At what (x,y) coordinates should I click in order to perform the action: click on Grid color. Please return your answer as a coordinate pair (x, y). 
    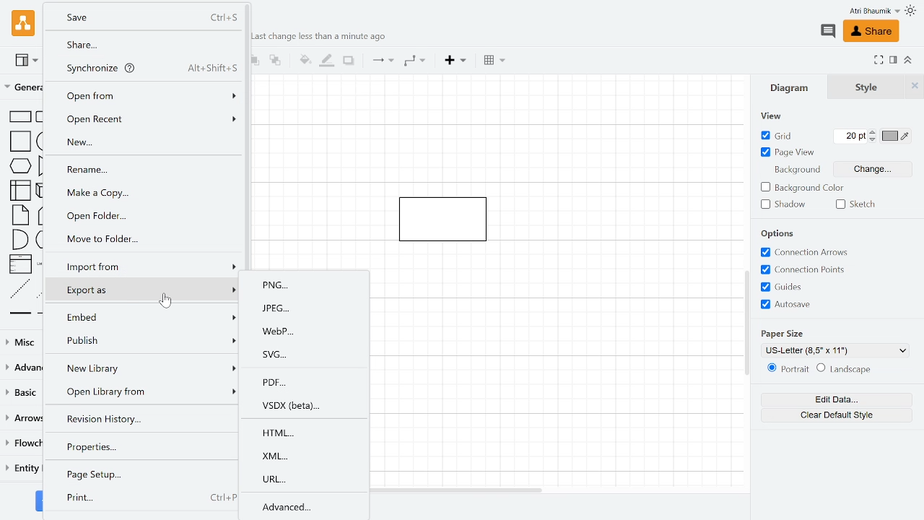
    Looking at the image, I should click on (895, 136).